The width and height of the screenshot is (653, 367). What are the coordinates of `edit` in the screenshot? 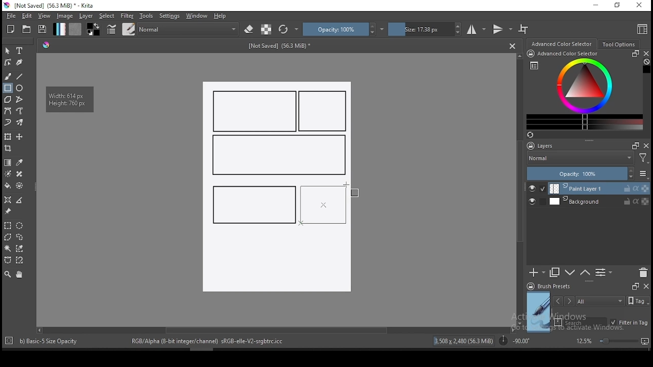 It's located at (27, 15).